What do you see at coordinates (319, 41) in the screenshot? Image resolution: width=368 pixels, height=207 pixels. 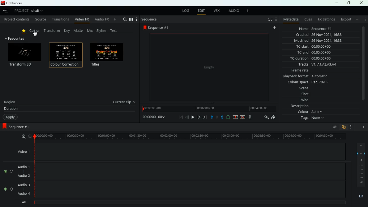 I see `modified` at bounding box center [319, 41].